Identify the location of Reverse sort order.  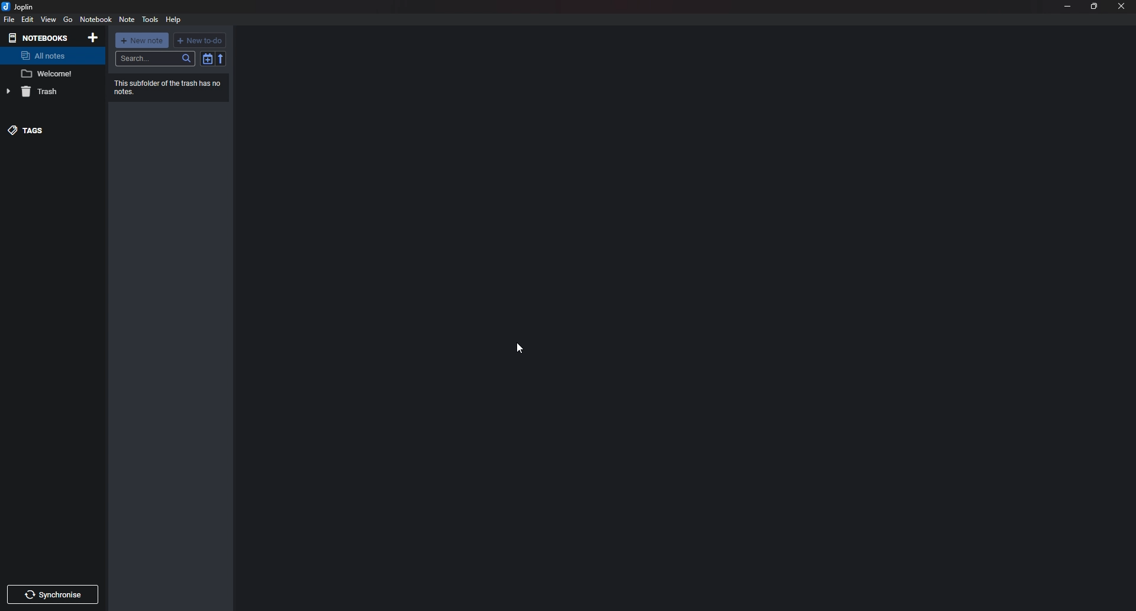
(220, 59).